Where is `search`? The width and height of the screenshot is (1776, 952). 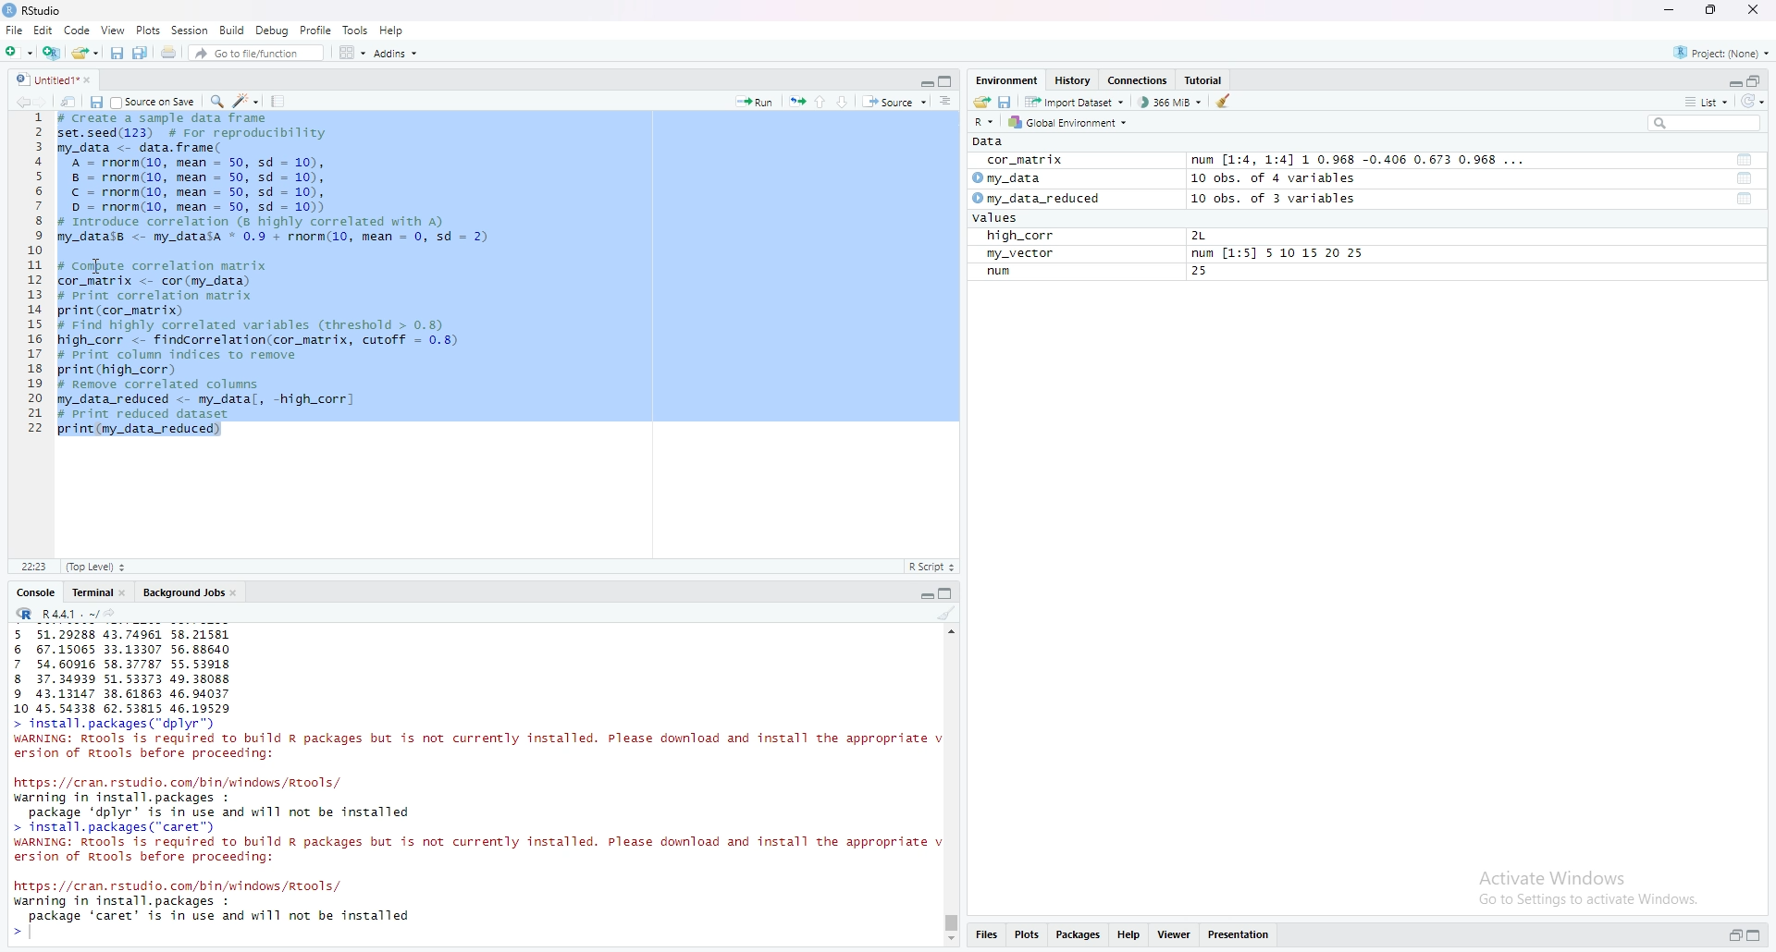
search is located at coordinates (1703, 124).